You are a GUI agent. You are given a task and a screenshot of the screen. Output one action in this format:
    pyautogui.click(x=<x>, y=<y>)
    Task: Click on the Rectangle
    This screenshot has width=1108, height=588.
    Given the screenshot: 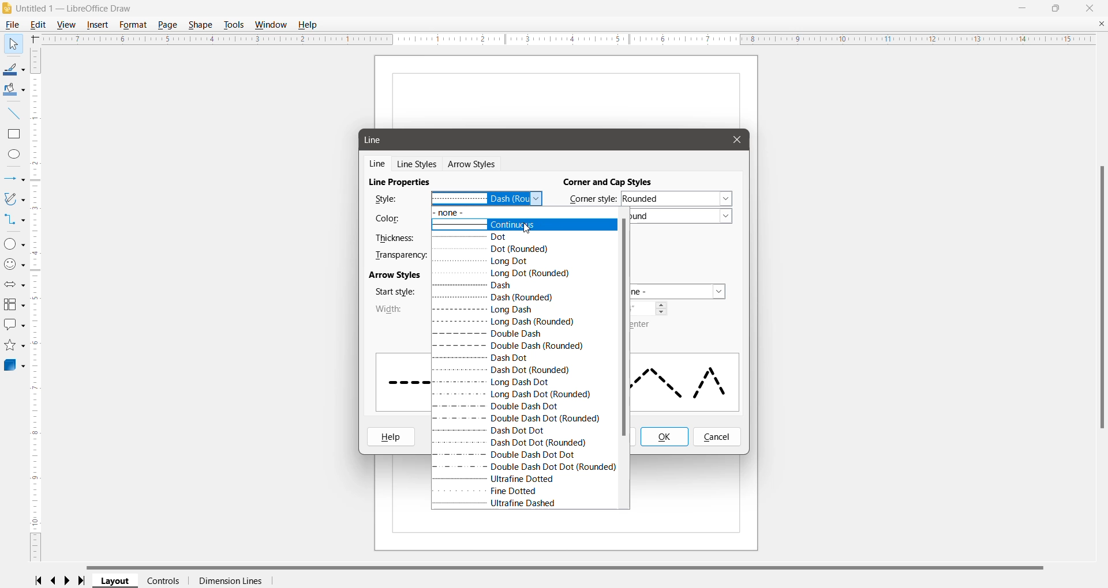 What is the action you would take?
    pyautogui.click(x=14, y=134)
    